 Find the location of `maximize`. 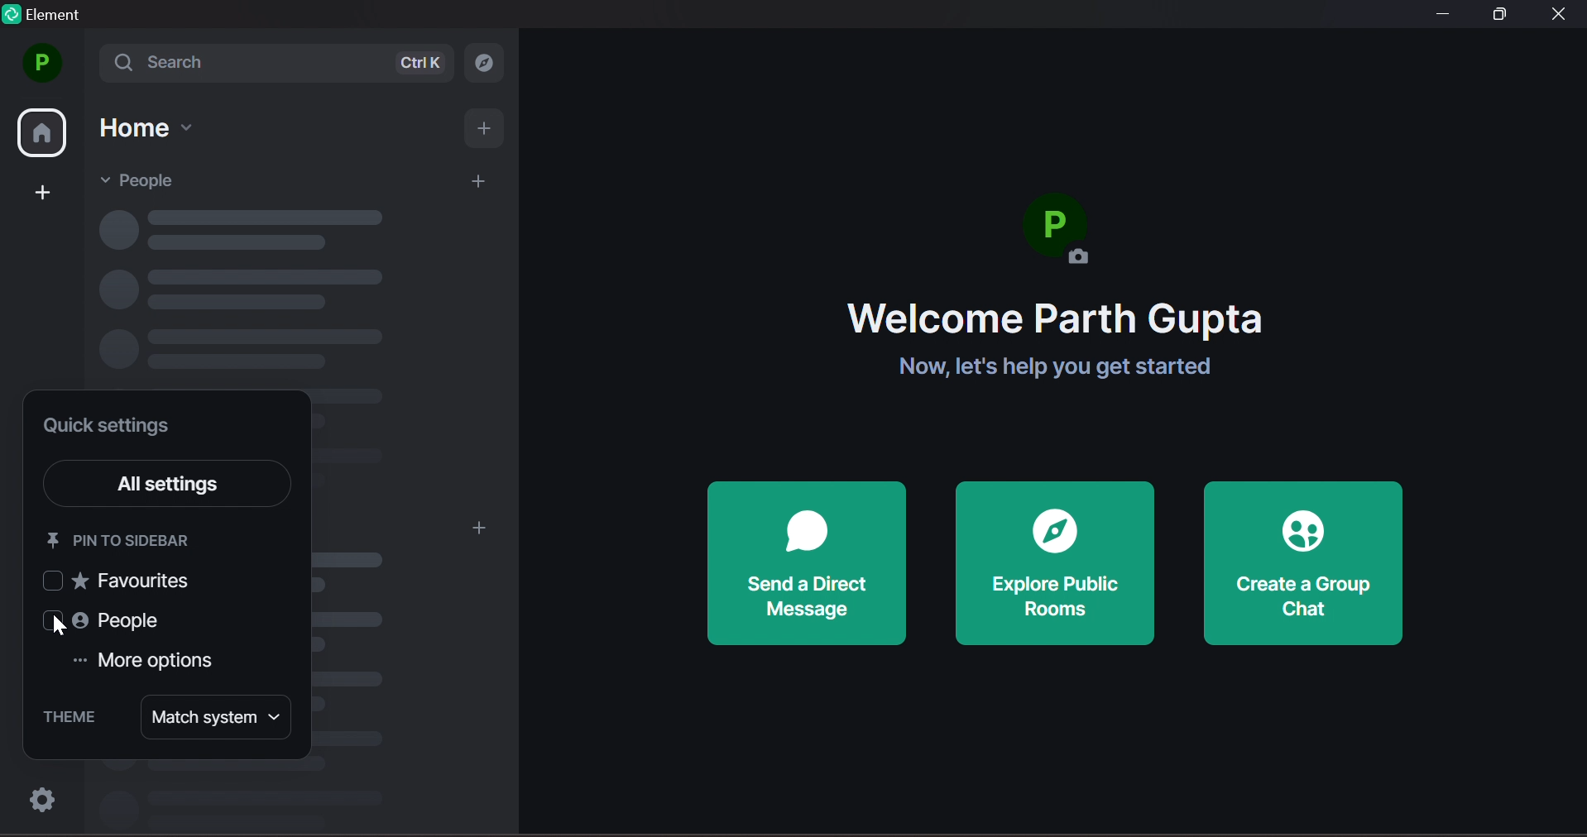

maximize is located at coordinates (1503, 14).